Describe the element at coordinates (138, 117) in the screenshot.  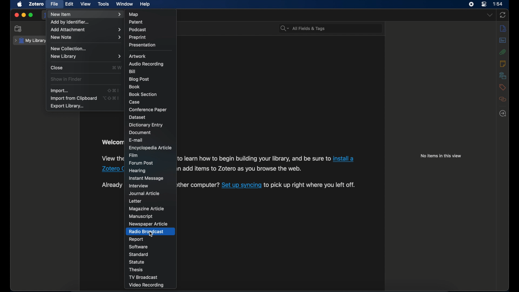
I see `dataset` at that location.